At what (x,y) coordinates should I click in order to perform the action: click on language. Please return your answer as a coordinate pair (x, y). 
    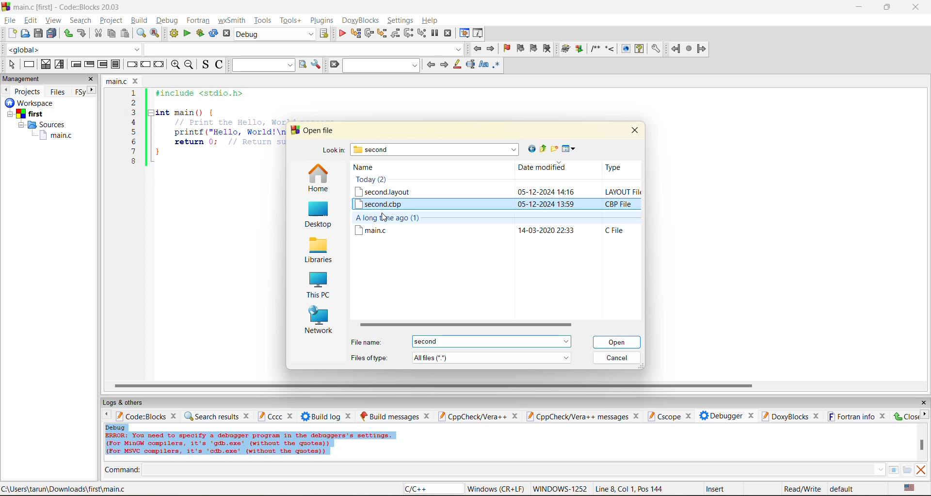
    Looking at the image, I should click on (432, 489).